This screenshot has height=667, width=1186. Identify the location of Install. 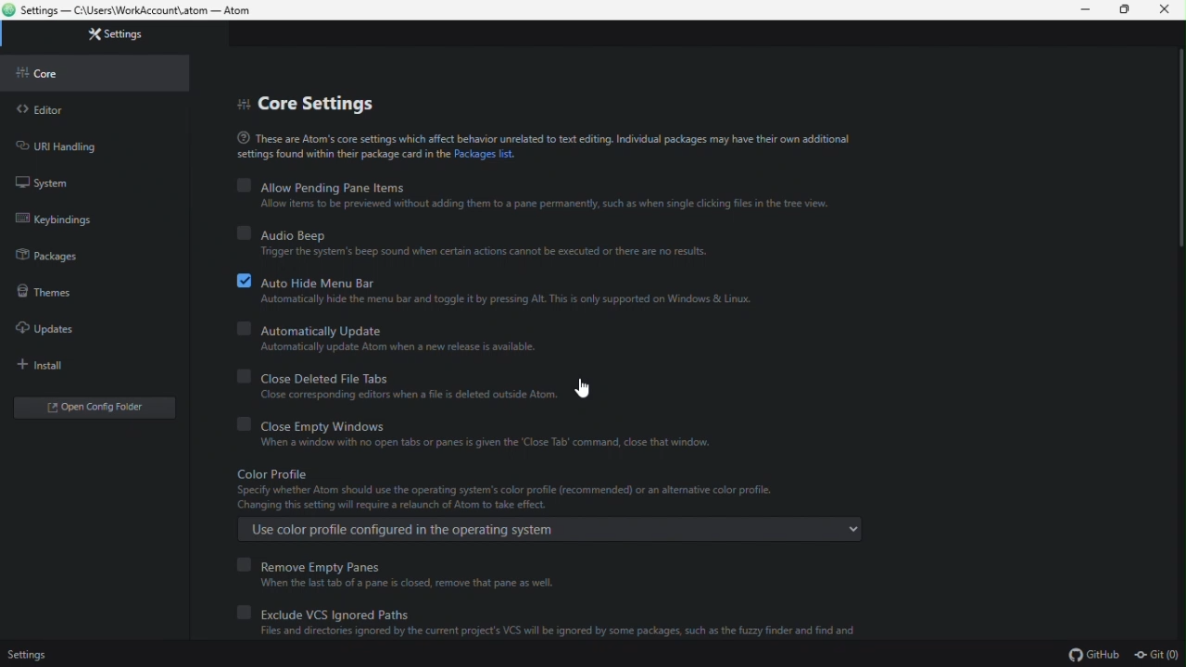
(87, 365).